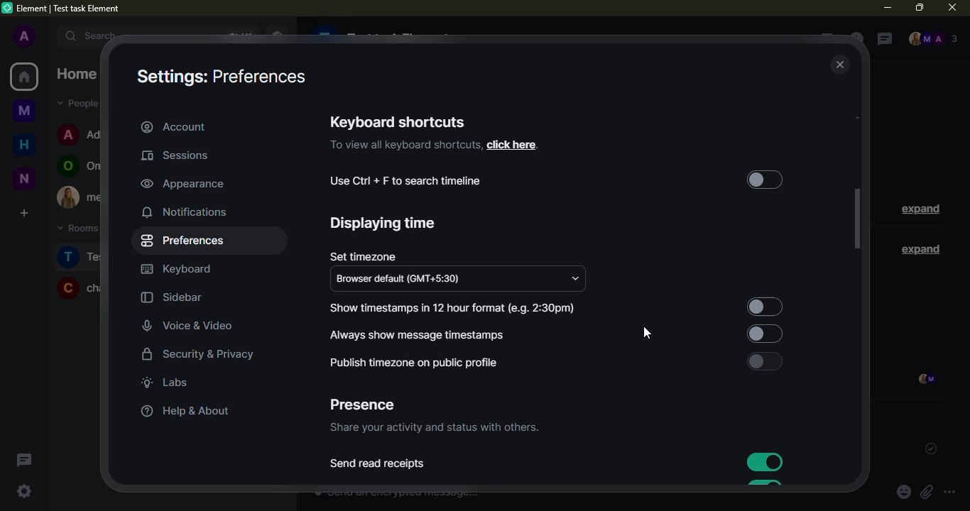 The image size is (970, 511). I want to click on always show , so click(420, 334).